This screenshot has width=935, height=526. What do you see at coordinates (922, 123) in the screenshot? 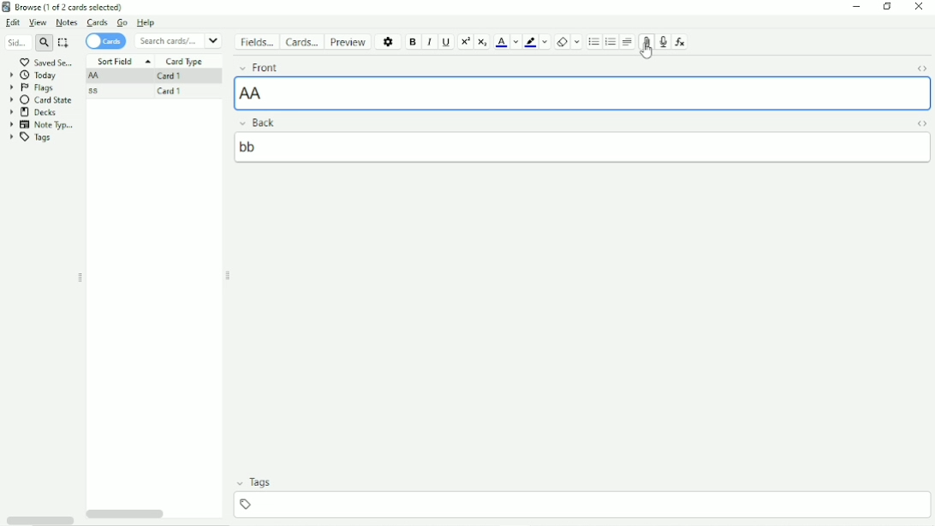
I see `Toggle HTML Editor` at bounding box center [922, 123].